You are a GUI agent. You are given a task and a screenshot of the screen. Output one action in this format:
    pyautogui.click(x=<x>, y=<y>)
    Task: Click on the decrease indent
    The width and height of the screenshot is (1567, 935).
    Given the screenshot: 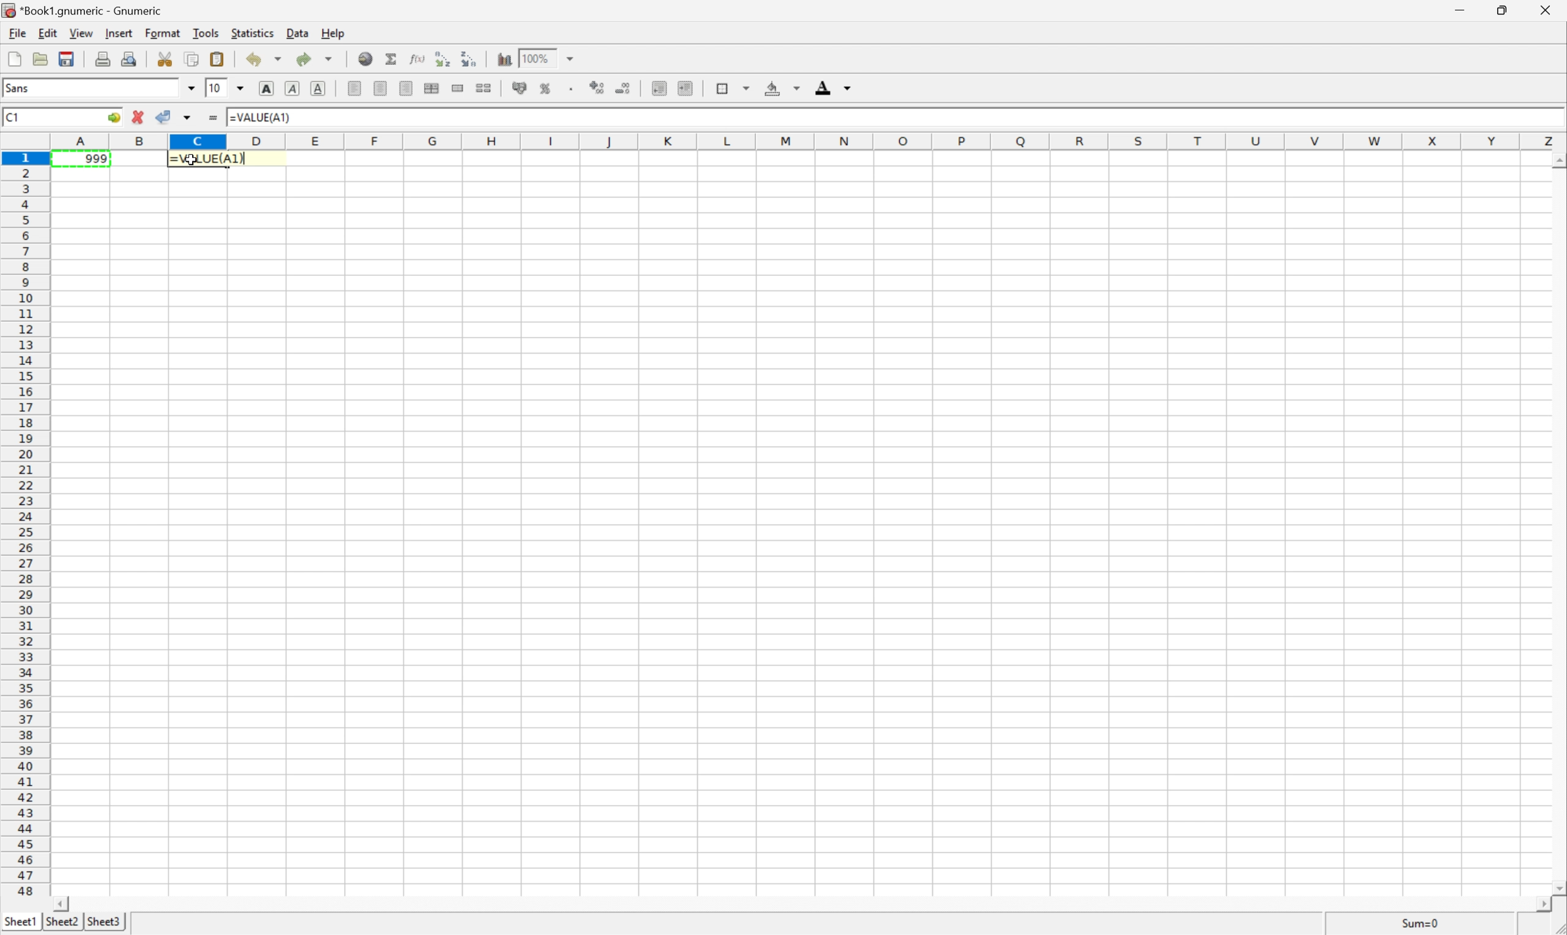 What is the action you would take?
    pyautogui.click(x=659, y=89)
    